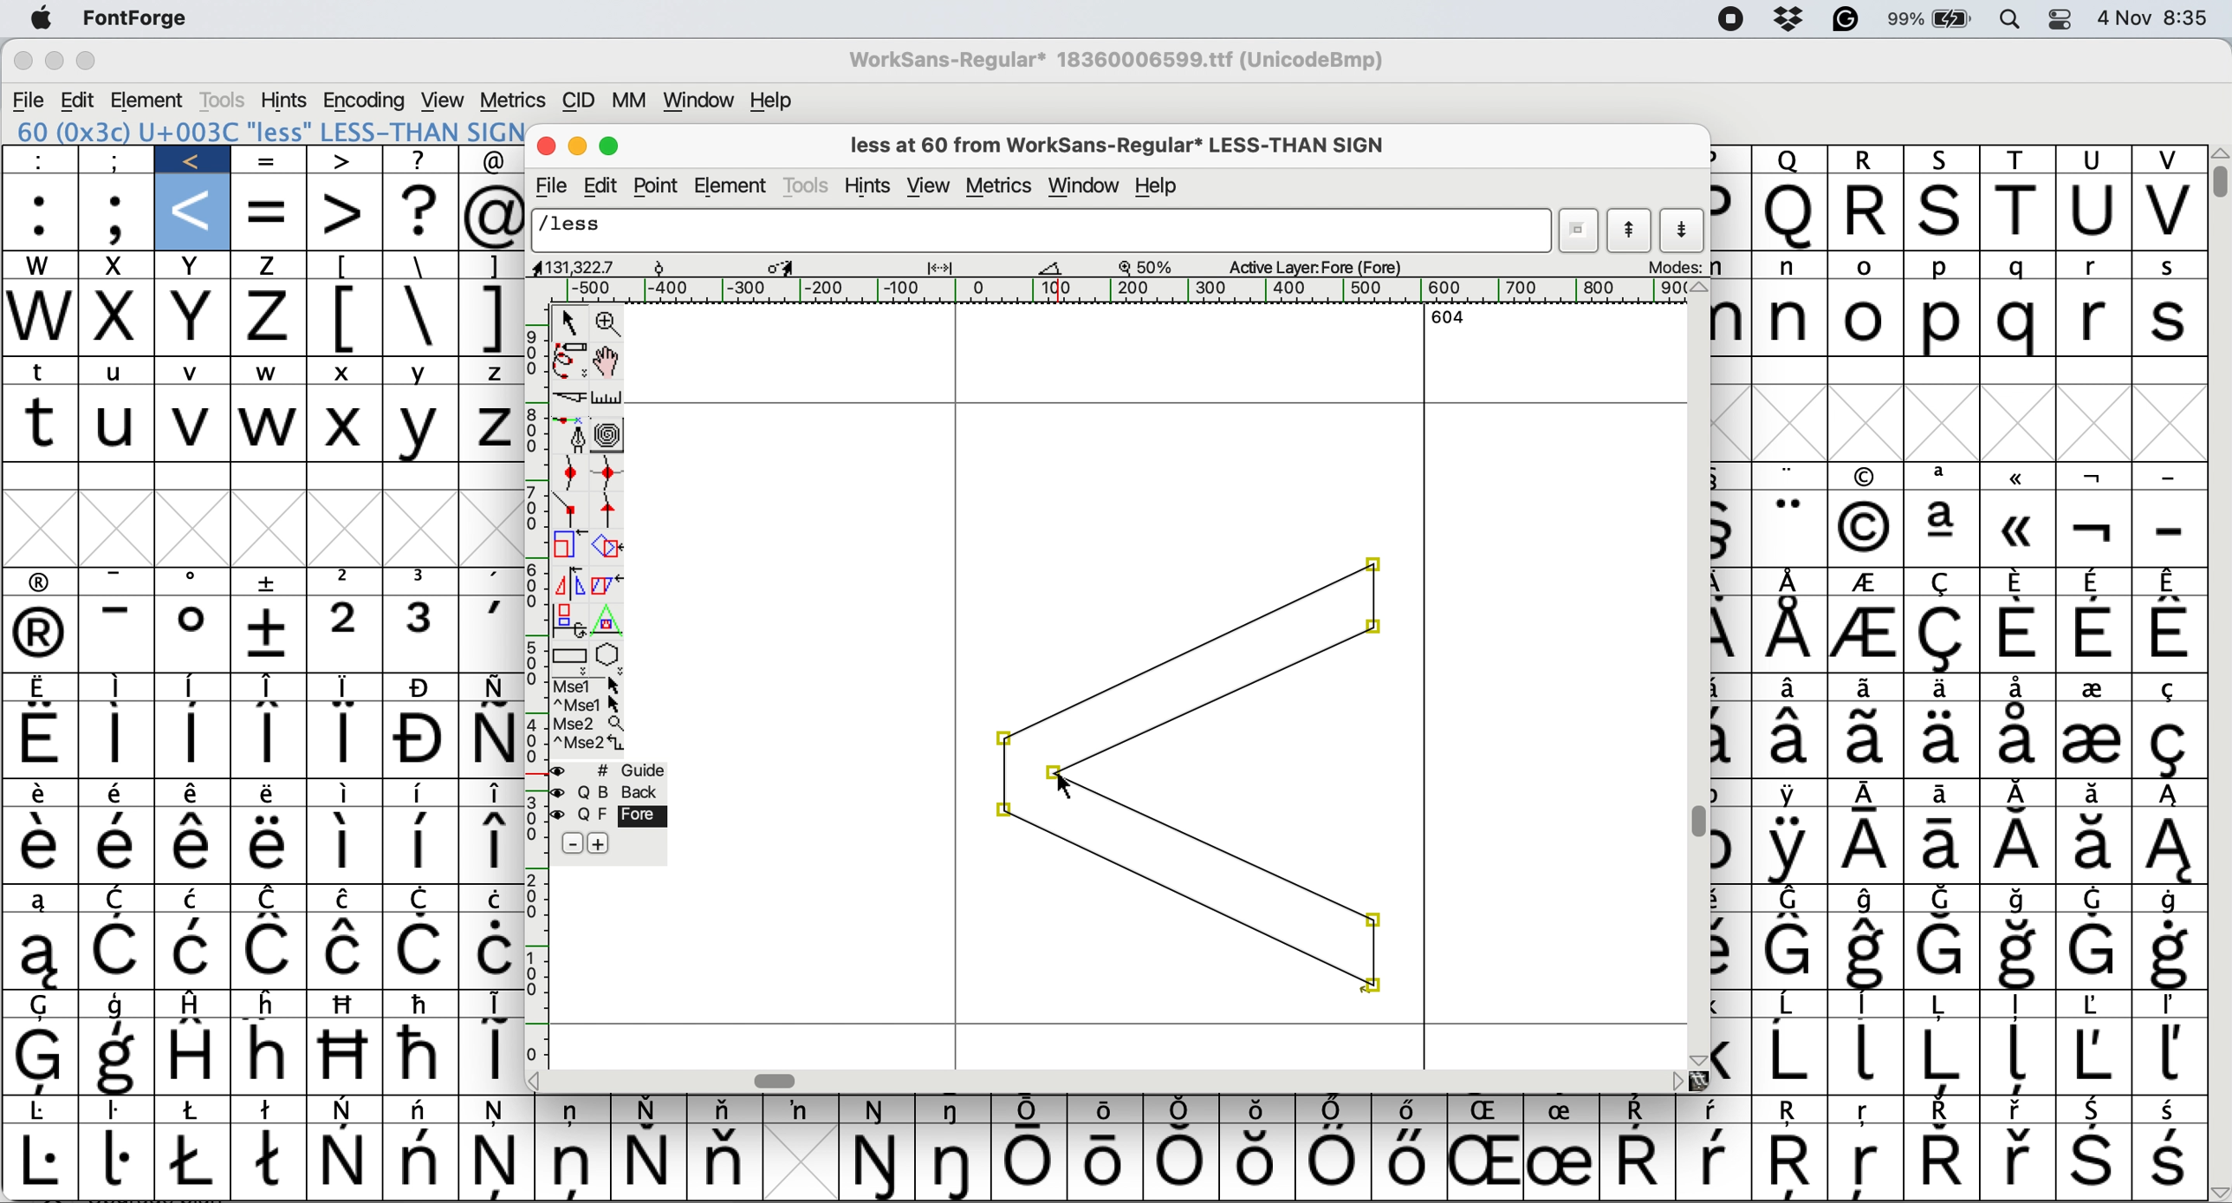  Describe the element at coordinates (2172, 321) in the screenshot. I see `s` at that location.